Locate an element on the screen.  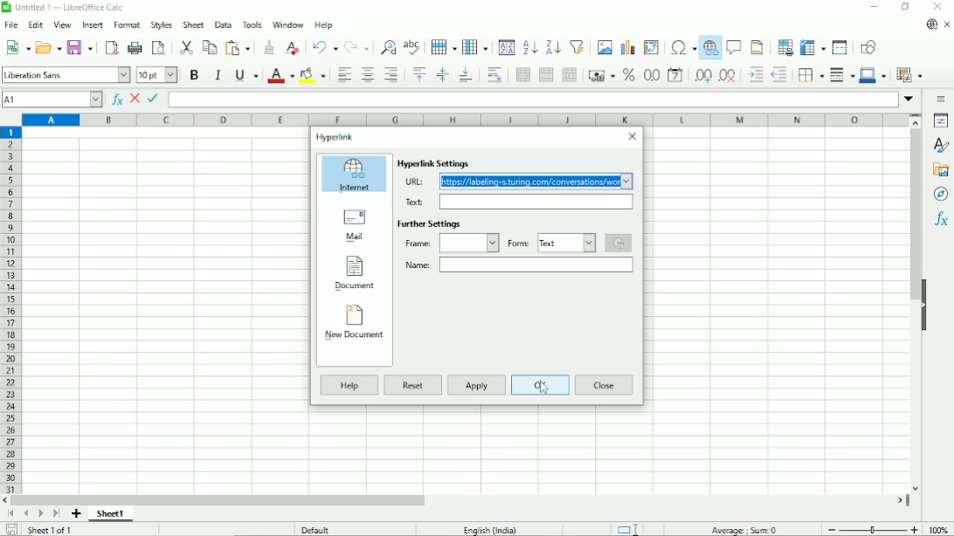
Navigator is located at coordinates (941, 194).